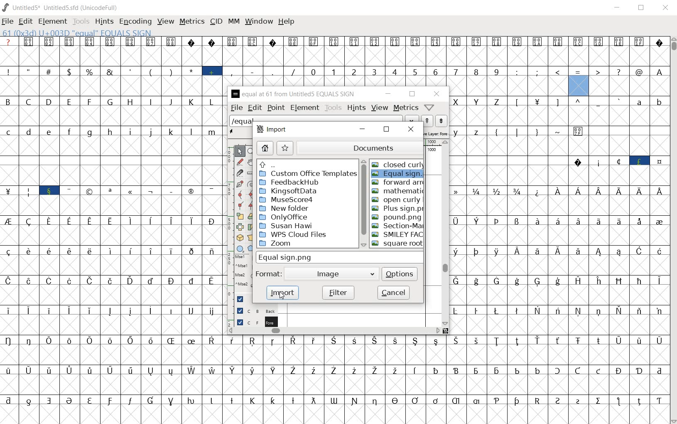 This screenshot has height=424, width=677. I want to click on Rotate the selection, so click(251, 217).